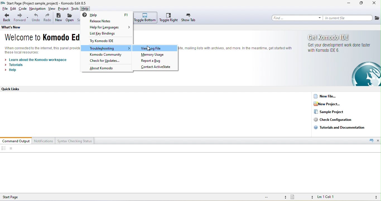  I want to click on code, so click(23, 9).